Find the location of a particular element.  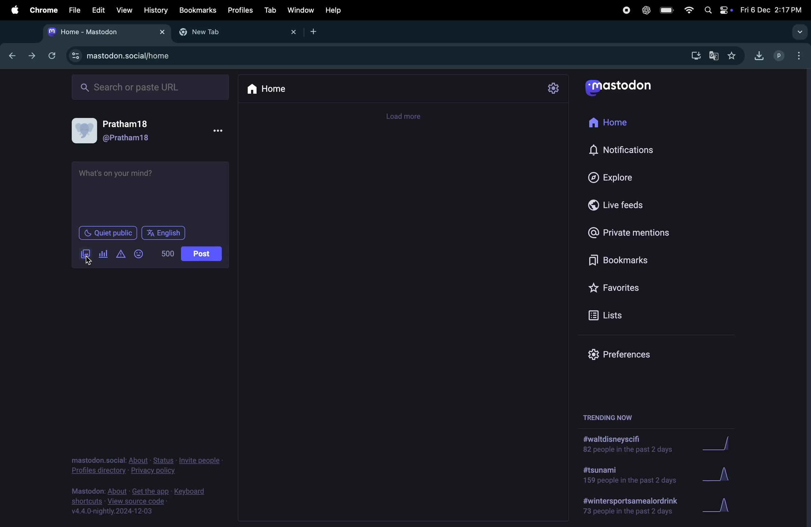

#tsunami is located at coordinates (628, 475).